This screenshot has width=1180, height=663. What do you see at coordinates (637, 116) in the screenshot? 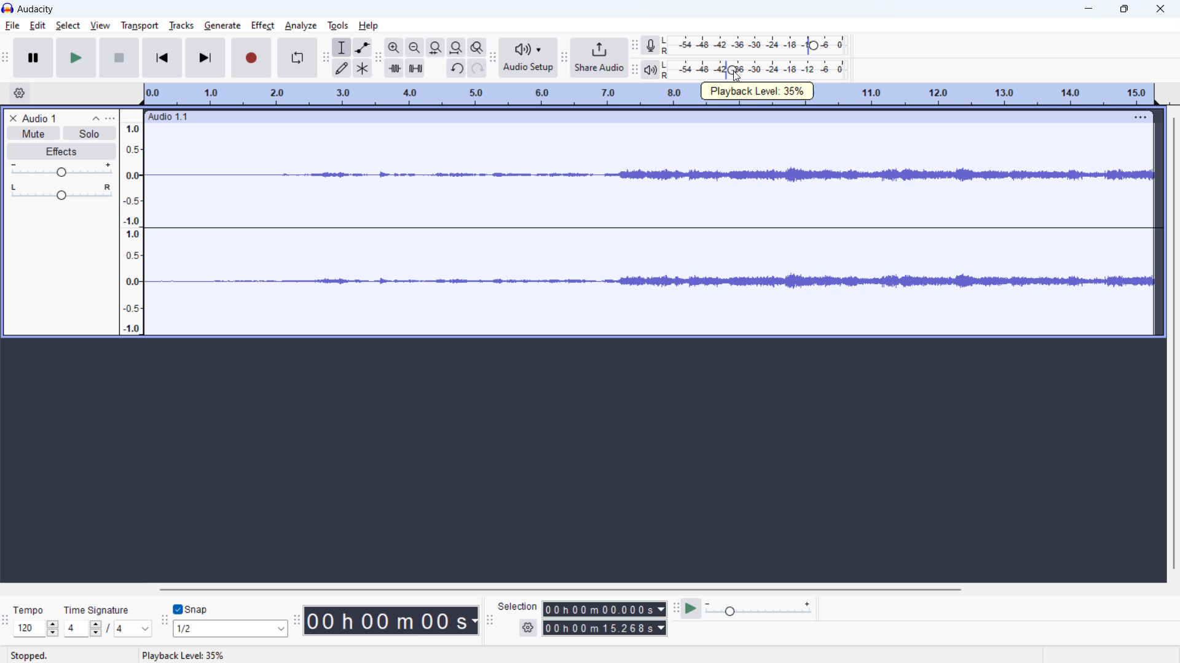
I see `hold to move` at bounding box center [637, 116].